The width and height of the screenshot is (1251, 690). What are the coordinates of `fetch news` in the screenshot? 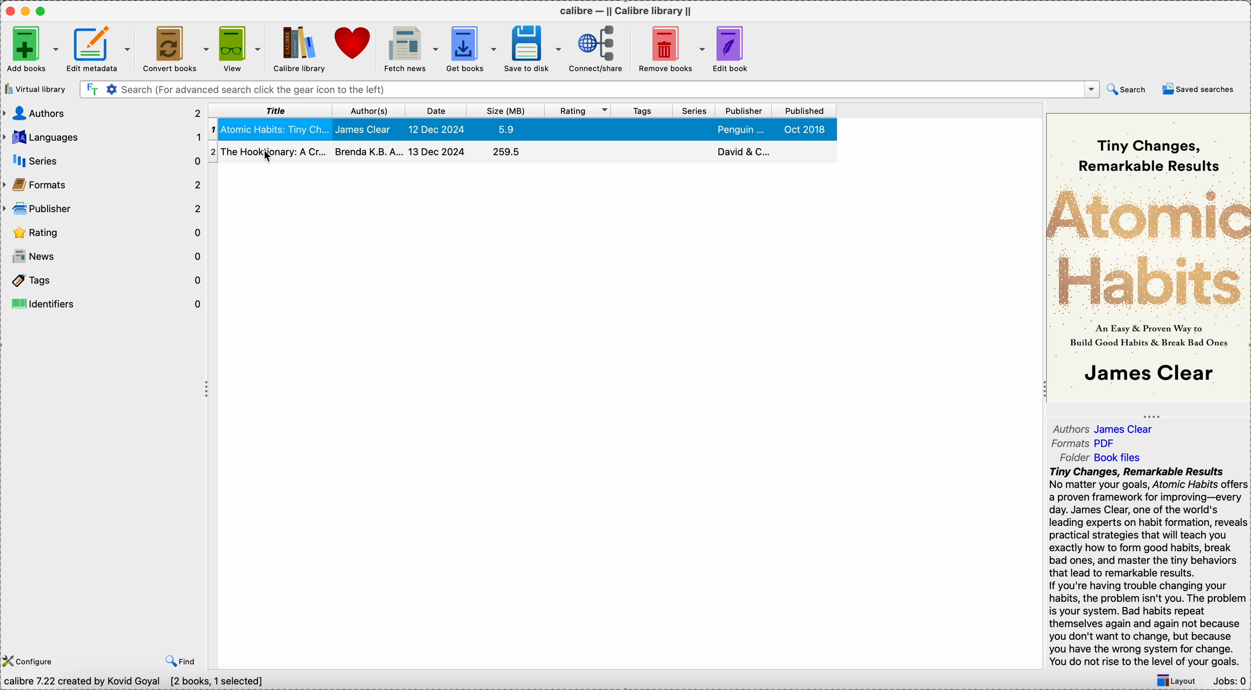 It's located at (411, 47).